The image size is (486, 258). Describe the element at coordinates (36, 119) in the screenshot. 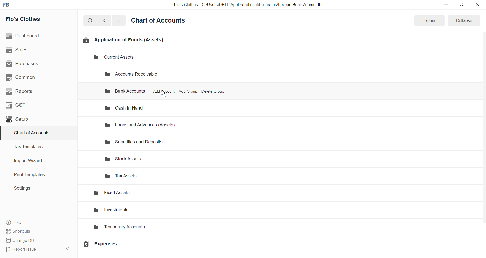

I see `Setup` at that location.